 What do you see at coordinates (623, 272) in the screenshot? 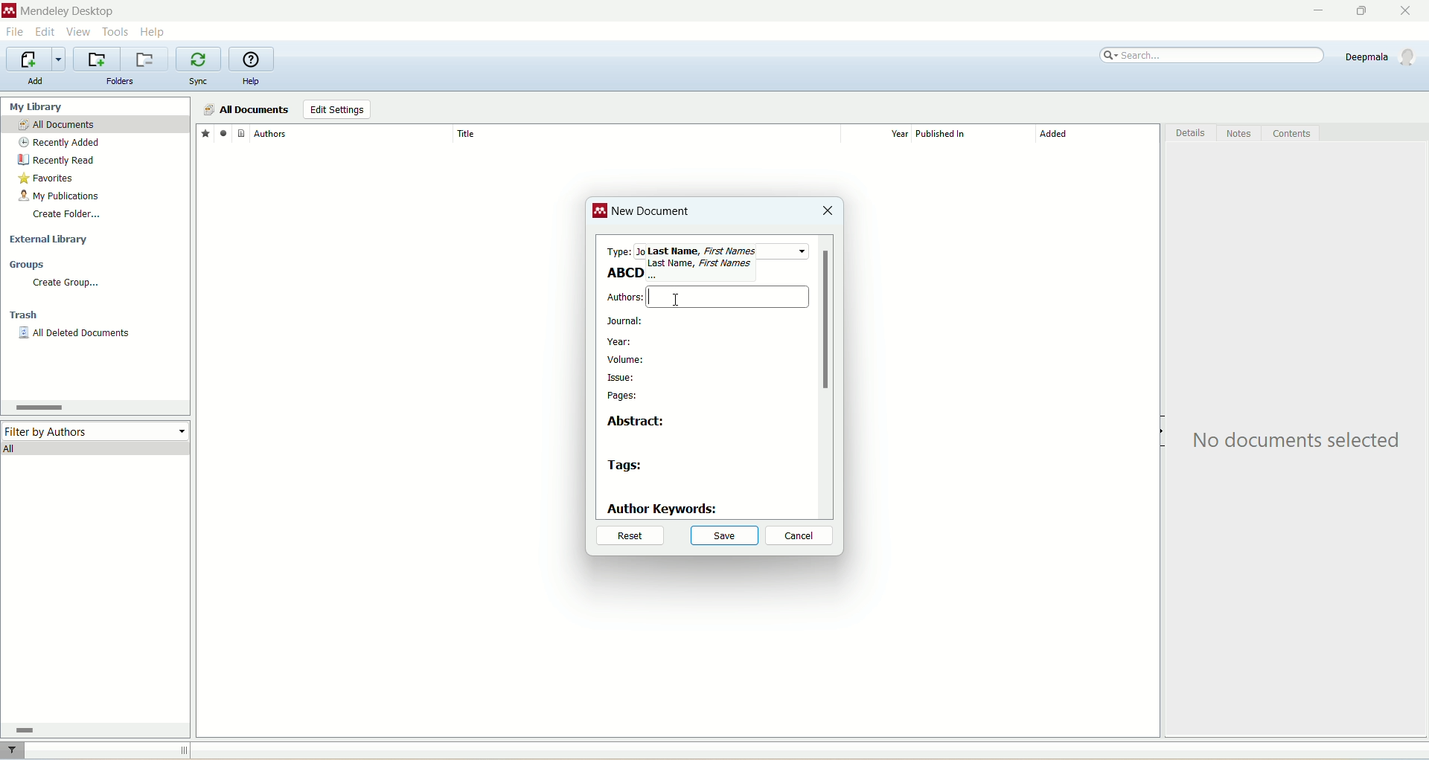
I see `ABCD` at bounding box center [623, 272].